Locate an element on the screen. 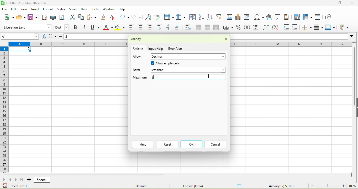 The image size is (358, 189). undo is located at coordinates (124, 17).